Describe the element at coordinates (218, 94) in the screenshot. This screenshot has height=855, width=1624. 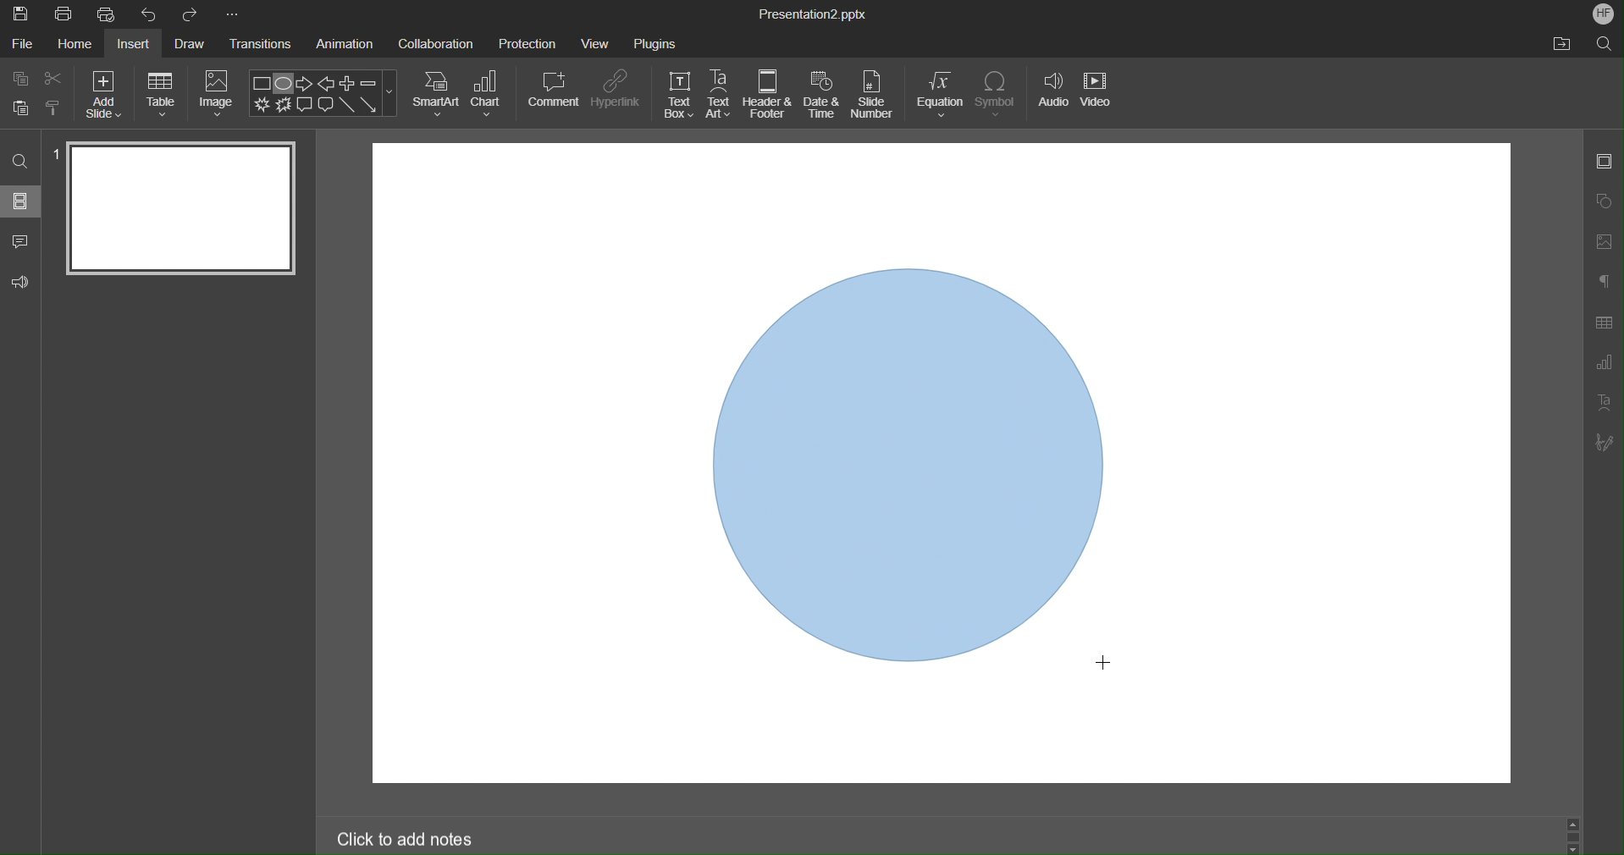
I see `Image` at that location.